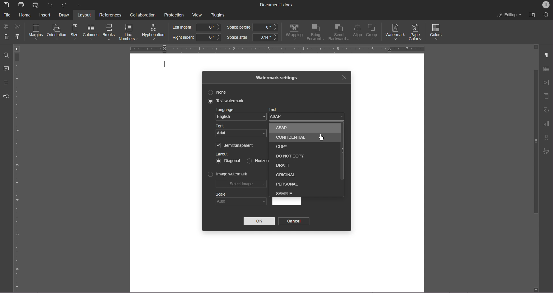 This screenshot has height=293, width=553. Describe the element at coordinates (227, 101) in the screenshot. I see `Text Watermark (selected)` at that location.